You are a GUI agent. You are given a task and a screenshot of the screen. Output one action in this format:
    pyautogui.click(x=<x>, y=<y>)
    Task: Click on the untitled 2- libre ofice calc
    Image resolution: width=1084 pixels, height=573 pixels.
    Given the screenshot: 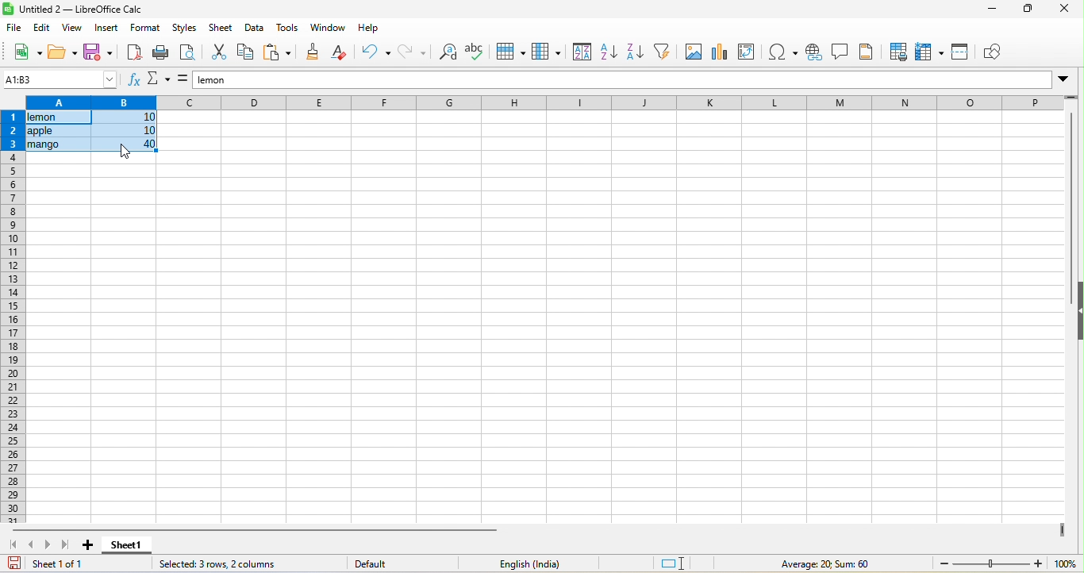 What is the action you would take?
    pyautogui.click(x=86, y=10)
    